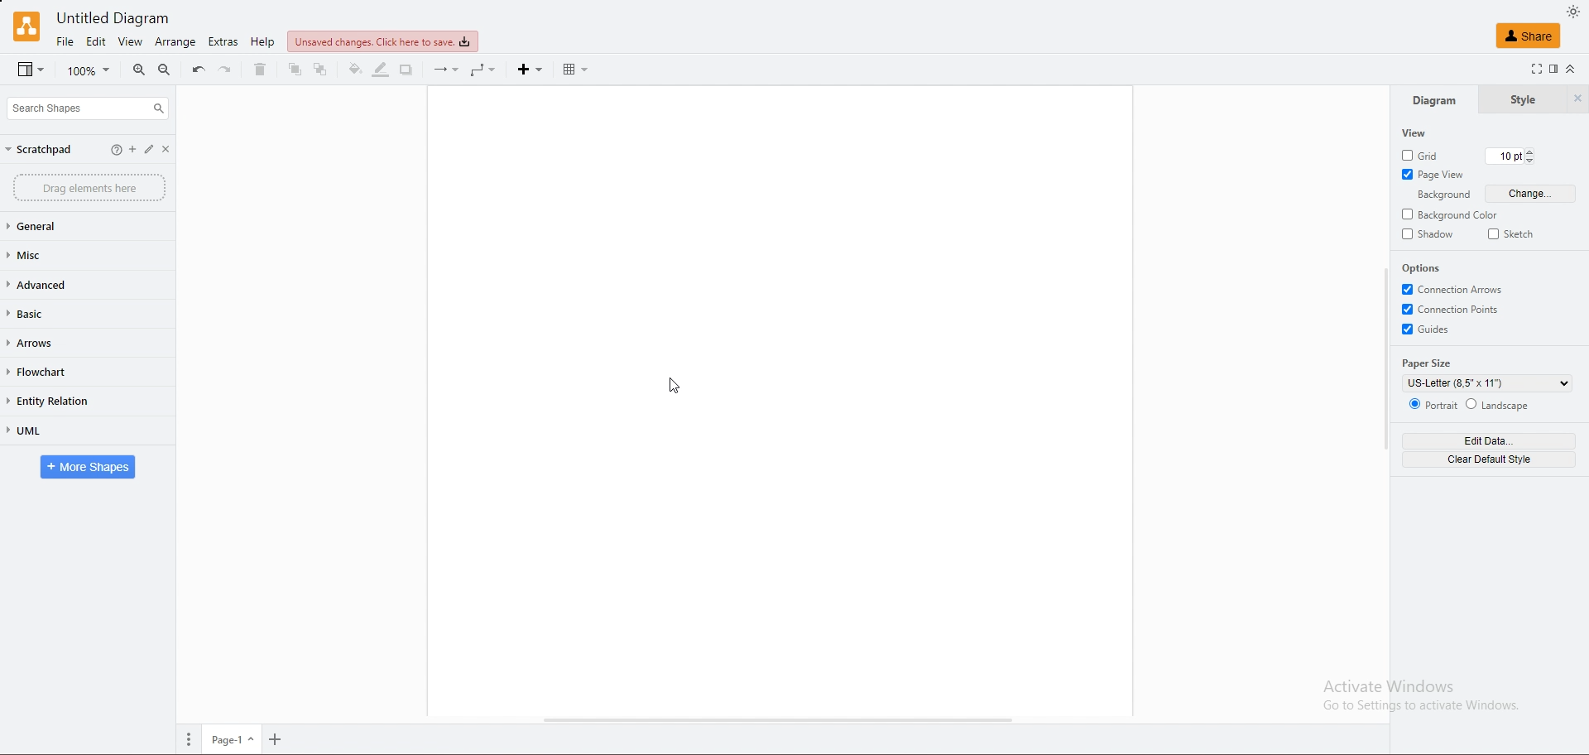 This screenshot has height=755, width=1589. What do you see at coordinates (150, 150) in the screenshot?
I see `edit` at bounding box center [150, 150].